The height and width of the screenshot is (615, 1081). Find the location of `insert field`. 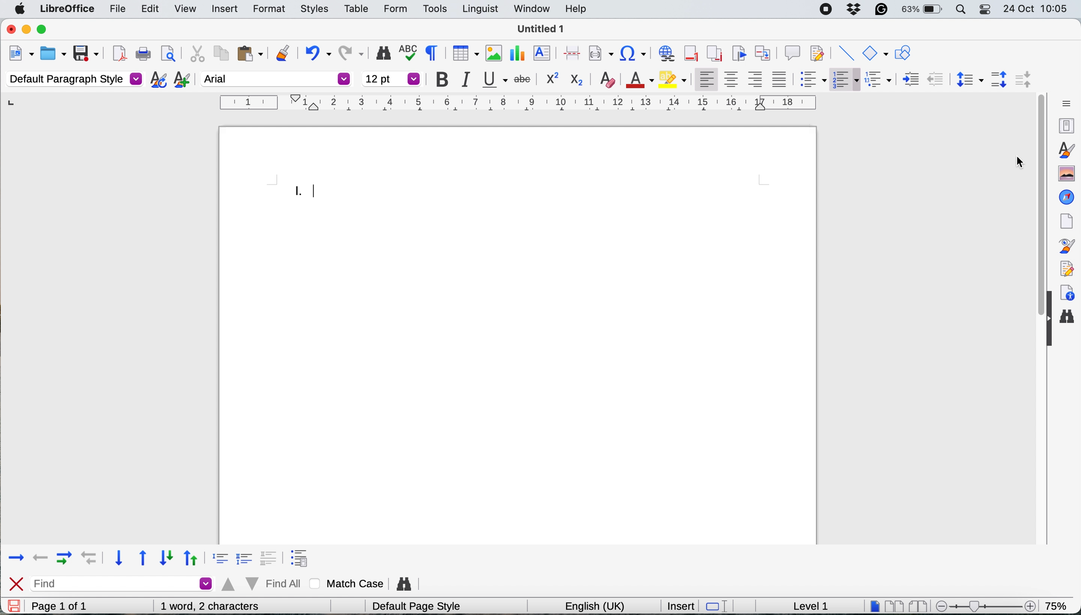

insert field is located at coordinates (600, 54).